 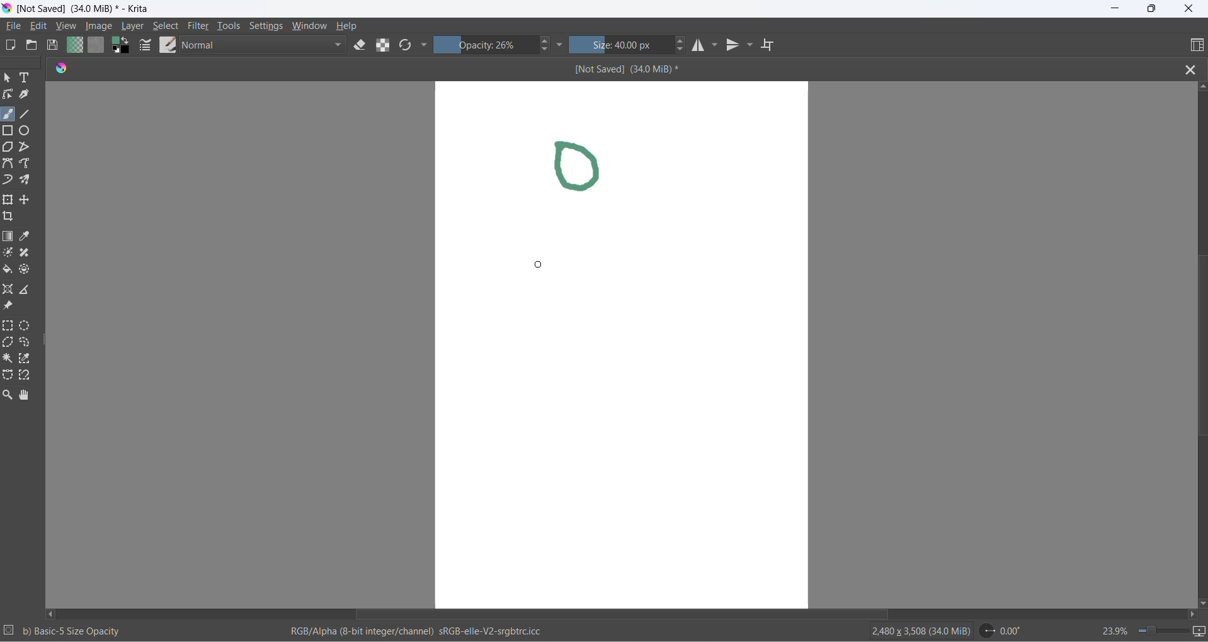 What do you see at coordinates (168, 26) in the screenshot?
I see `select` at bounding box center [168, 26].